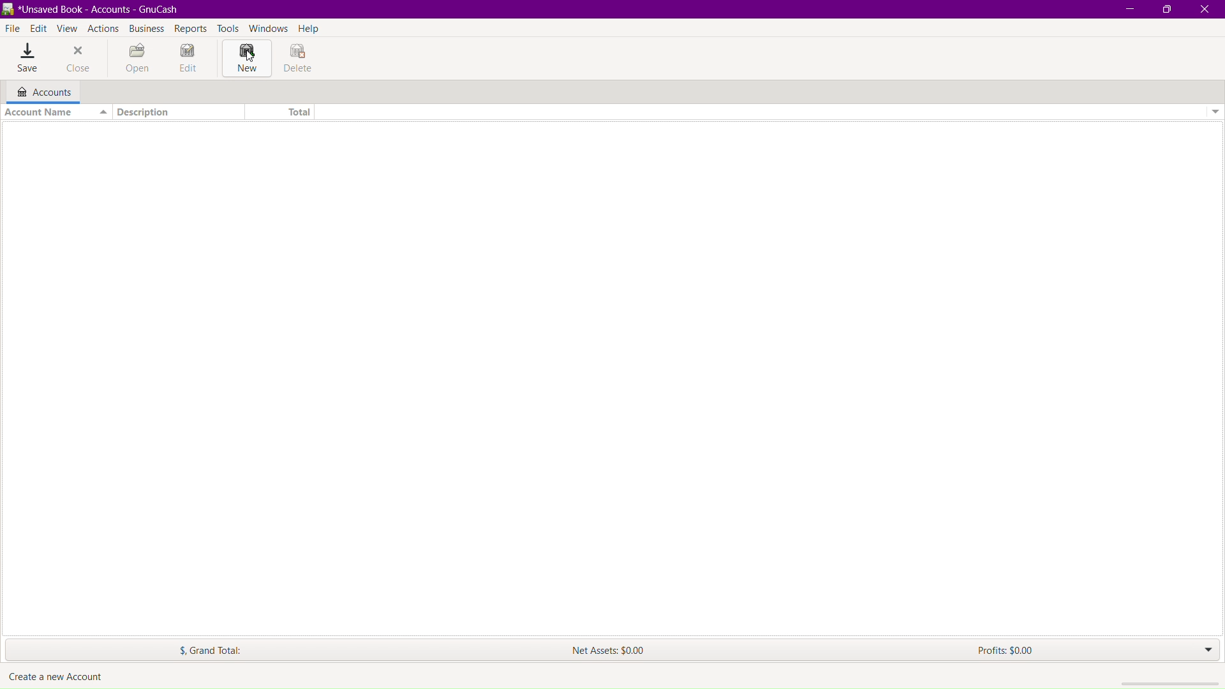 This screenshot has width=1225, height=689. Describe the element at coordinates (40, 27) in the screenshot. I see `Edit` at that location.